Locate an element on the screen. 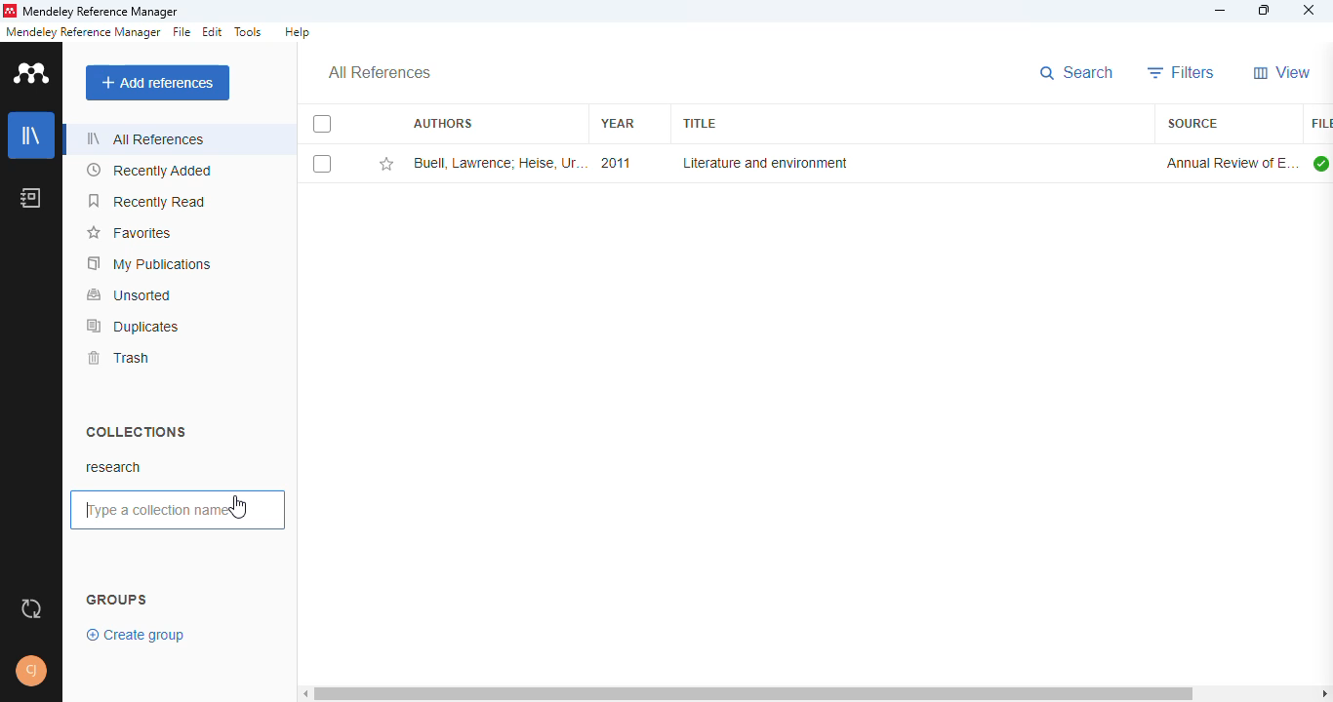 This screenshot has height=702, width=1333. create group is located at coordinates (138, 635).